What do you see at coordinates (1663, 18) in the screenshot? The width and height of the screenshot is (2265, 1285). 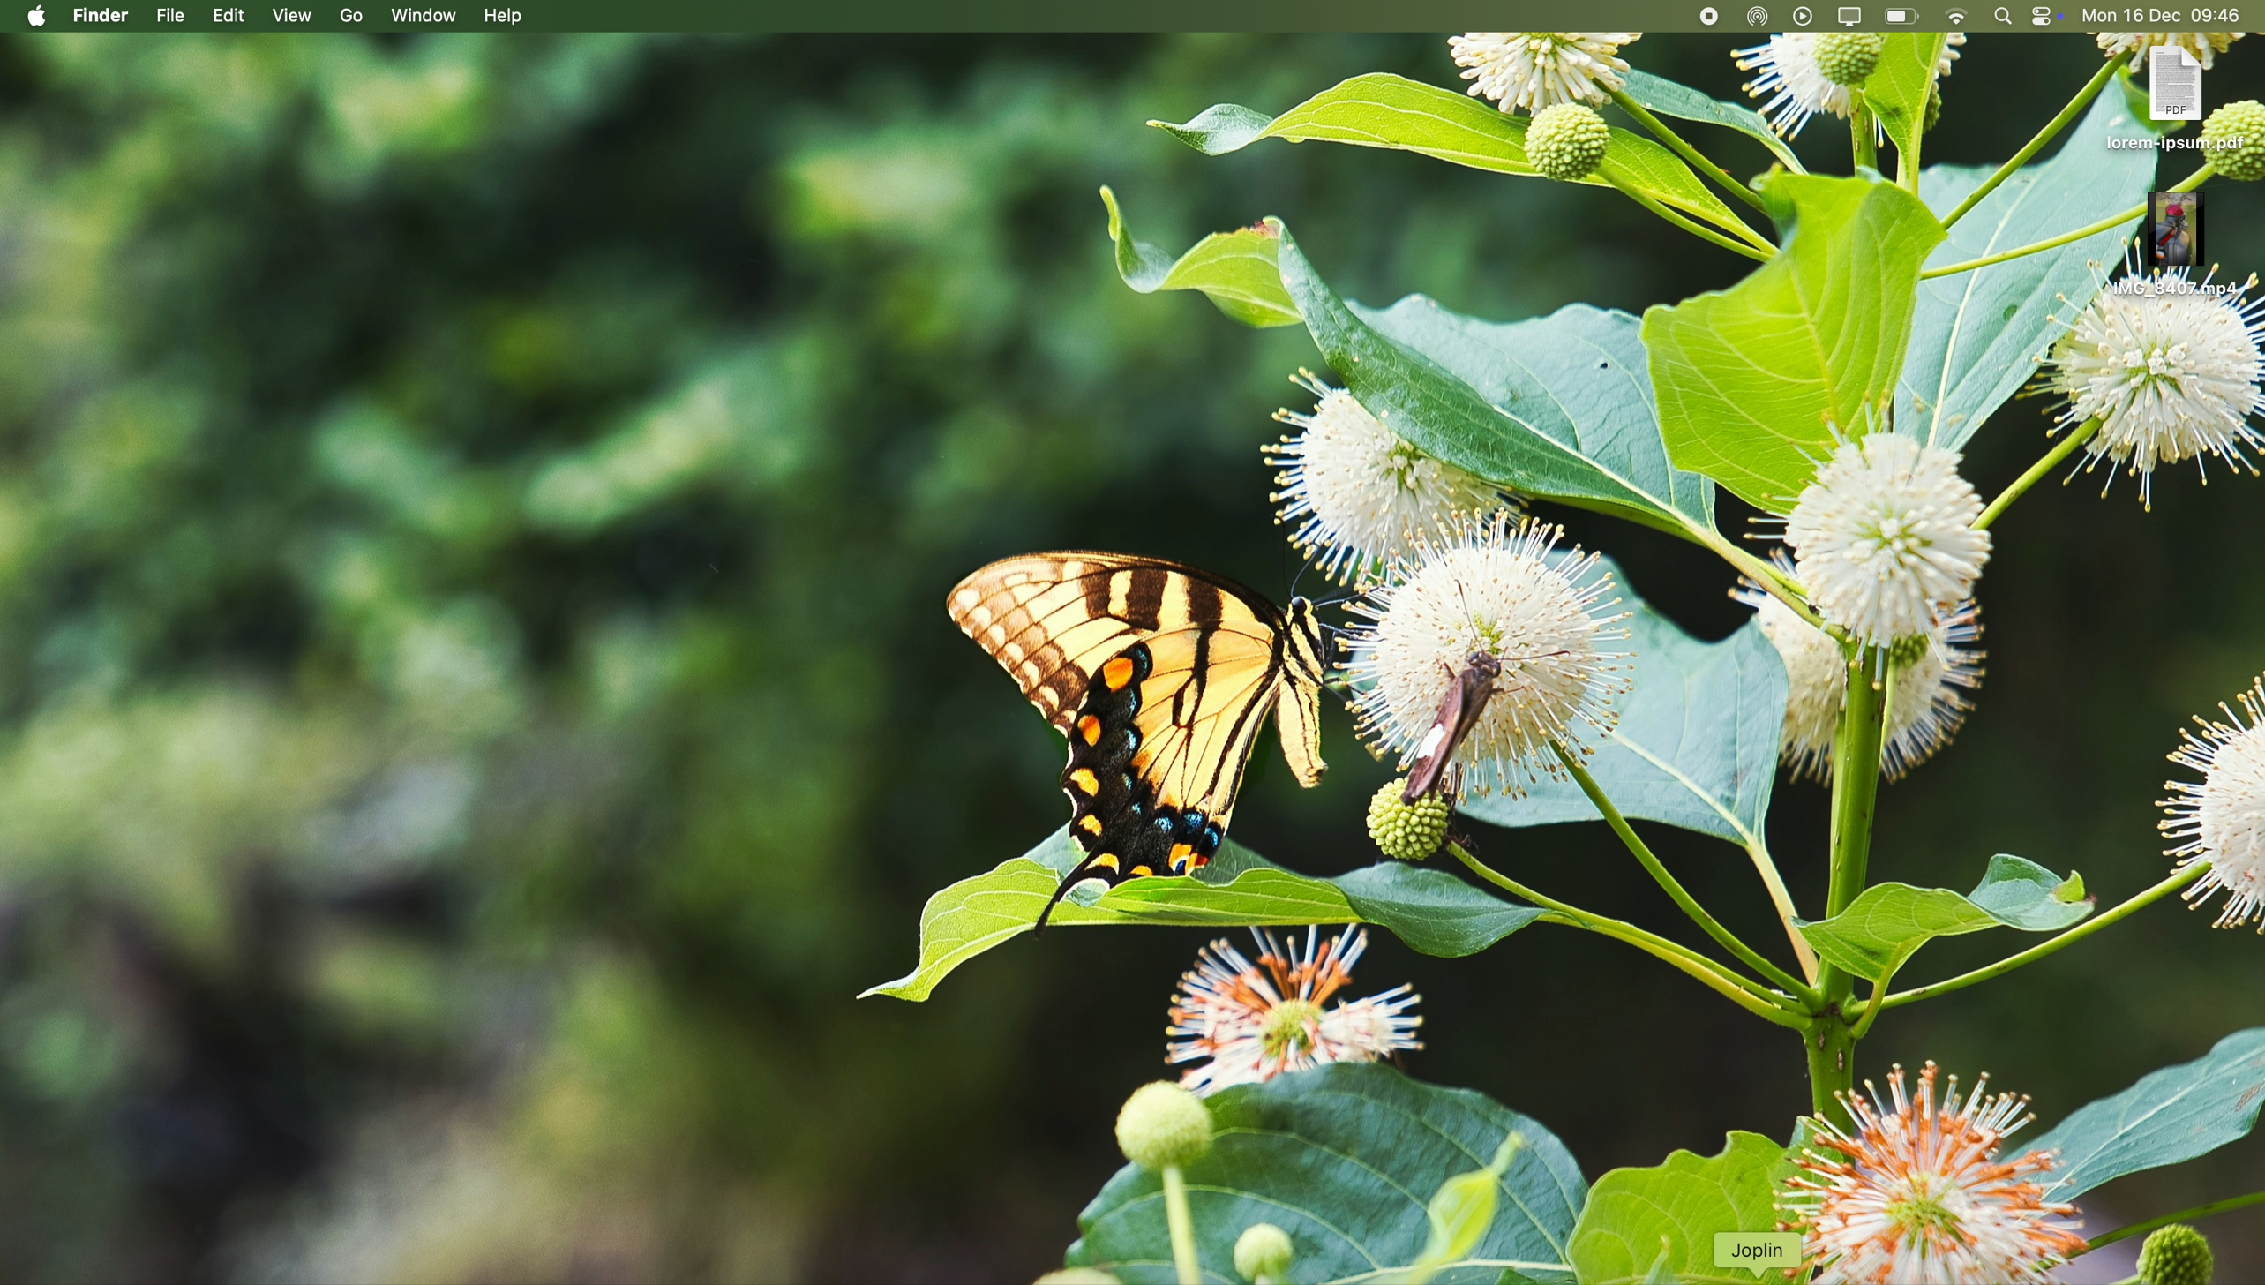 I see `stop recording` at bounding box center [1663, 18].